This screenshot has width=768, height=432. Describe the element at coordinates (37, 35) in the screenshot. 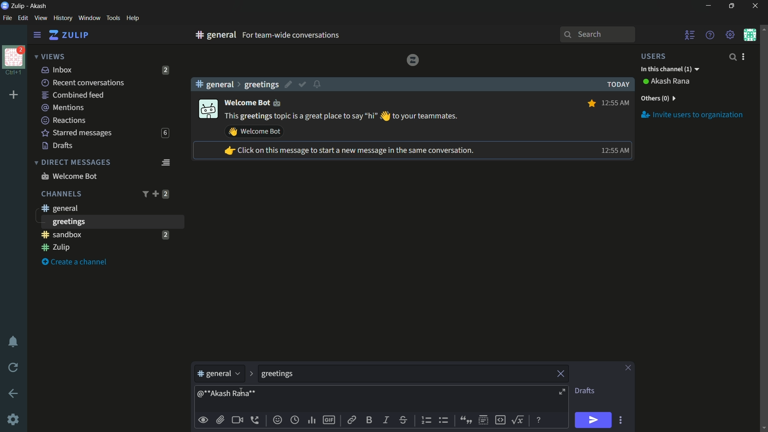

I see `settings` at that location.